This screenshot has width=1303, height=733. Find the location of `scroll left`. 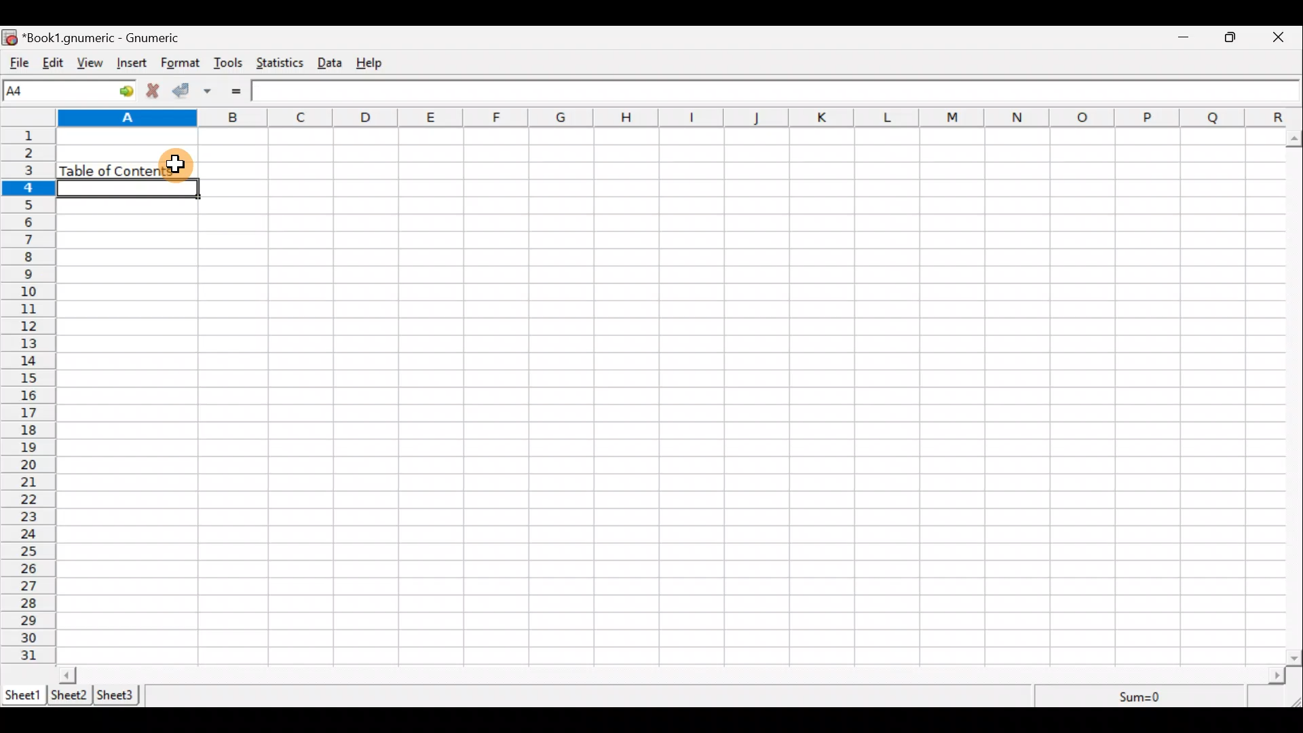

scroll left is located at coordinates (67, 675).